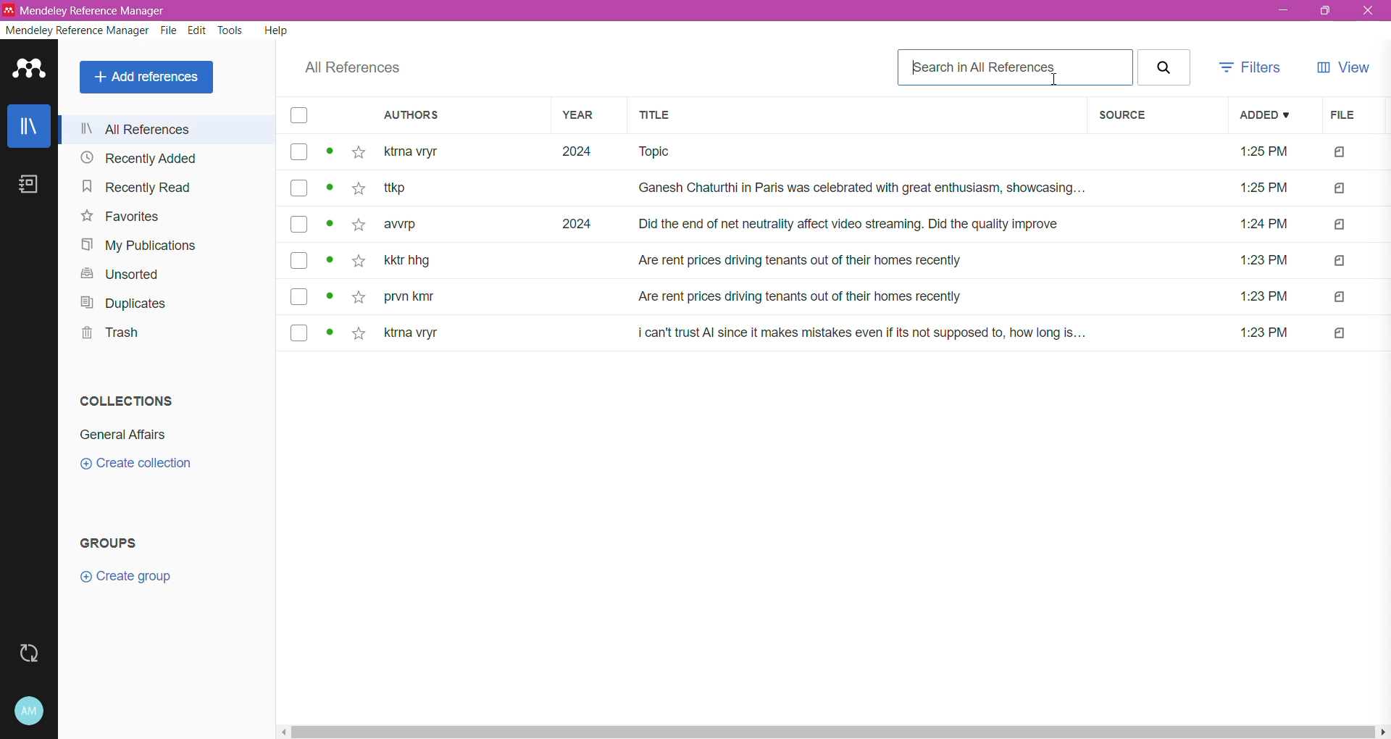  I want to click on view status of the file, so click(330, 334).